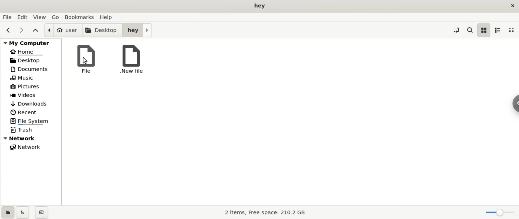 Image resolution: width=519 pixels, height=219 pixels. Describe the element at coordinates (513, 30) in the screenshot. I see `compact view` at that location.